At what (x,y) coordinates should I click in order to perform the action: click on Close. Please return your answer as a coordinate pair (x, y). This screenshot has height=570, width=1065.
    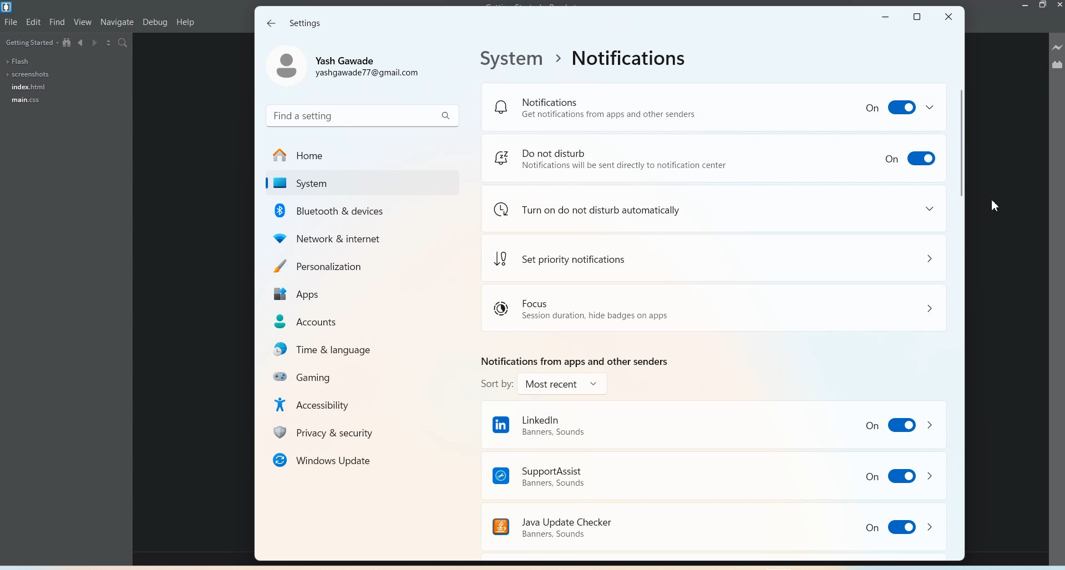
    Looking at the image, I should click on (949, 16).